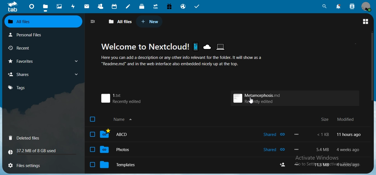 The height and width of the screenshot is (175, 376). I want to click on search contacts, so click(352, 6).